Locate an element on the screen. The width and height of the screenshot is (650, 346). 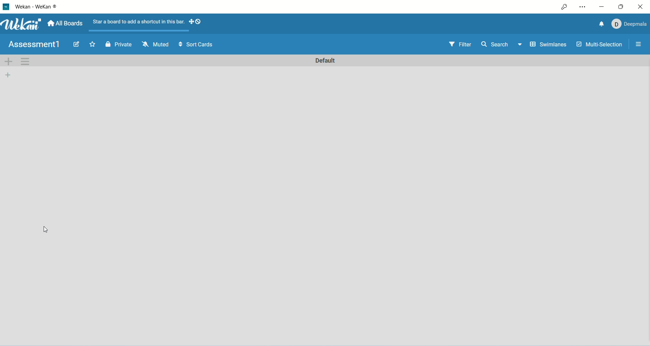
star a board to add a shortcut in this bar is located at coordinates (137, 22).